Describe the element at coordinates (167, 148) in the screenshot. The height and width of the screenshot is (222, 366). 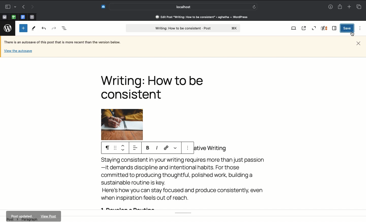
I see `Link` at that location.